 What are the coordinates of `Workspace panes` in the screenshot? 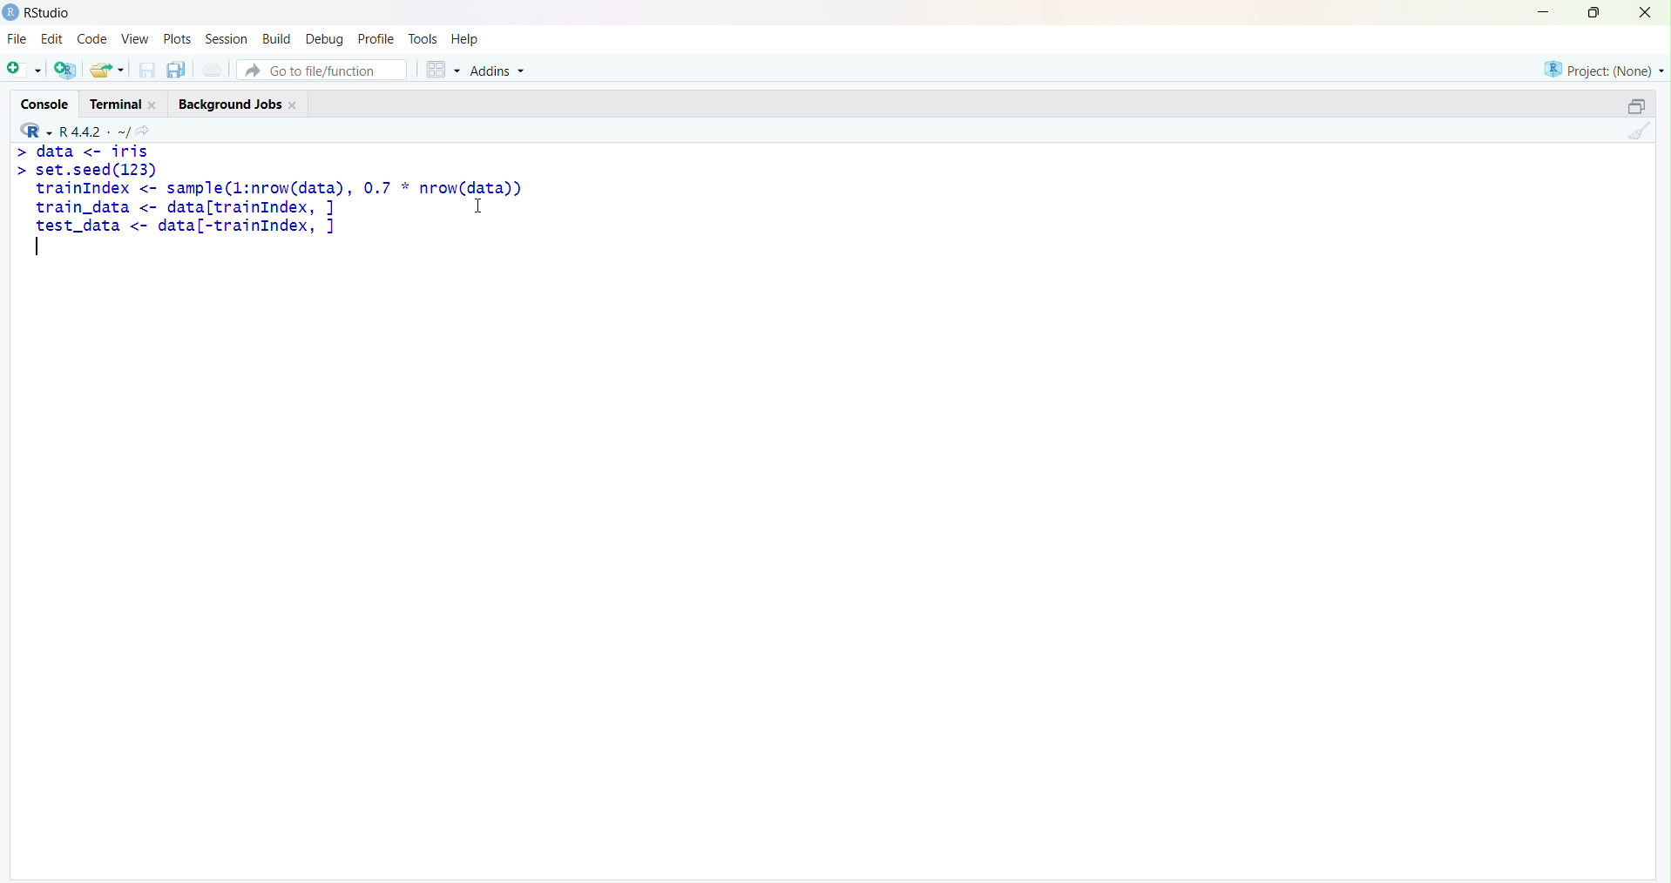 It's located at (439, 67).